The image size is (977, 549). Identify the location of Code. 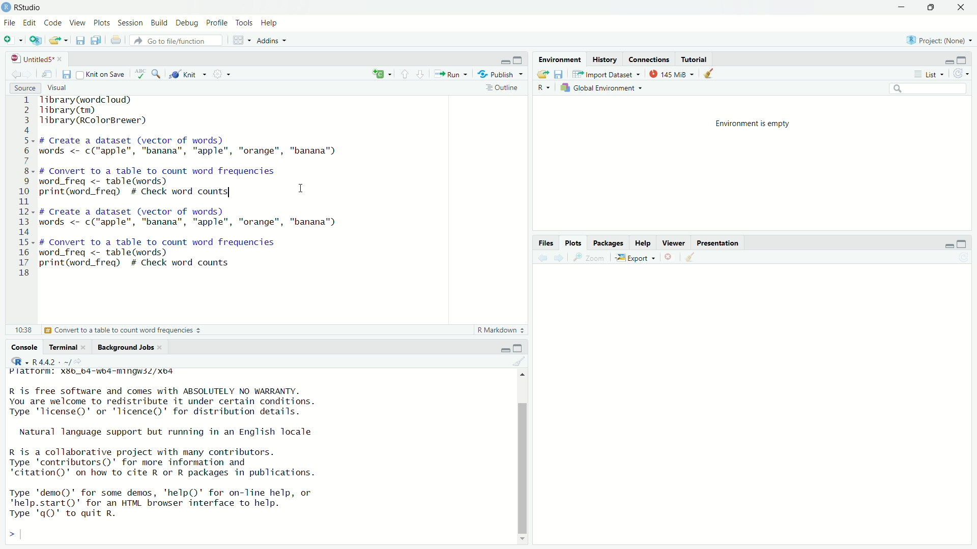
(52, 23).